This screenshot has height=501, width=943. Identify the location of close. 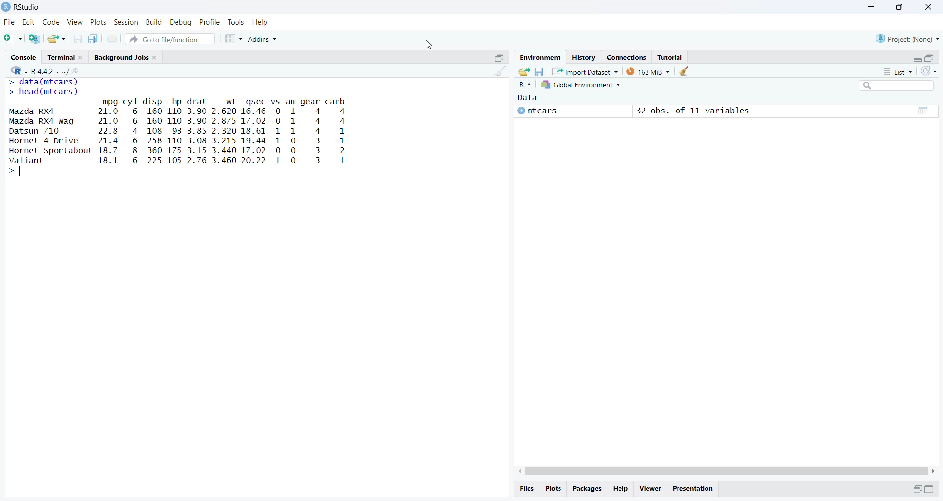
(154, 57).